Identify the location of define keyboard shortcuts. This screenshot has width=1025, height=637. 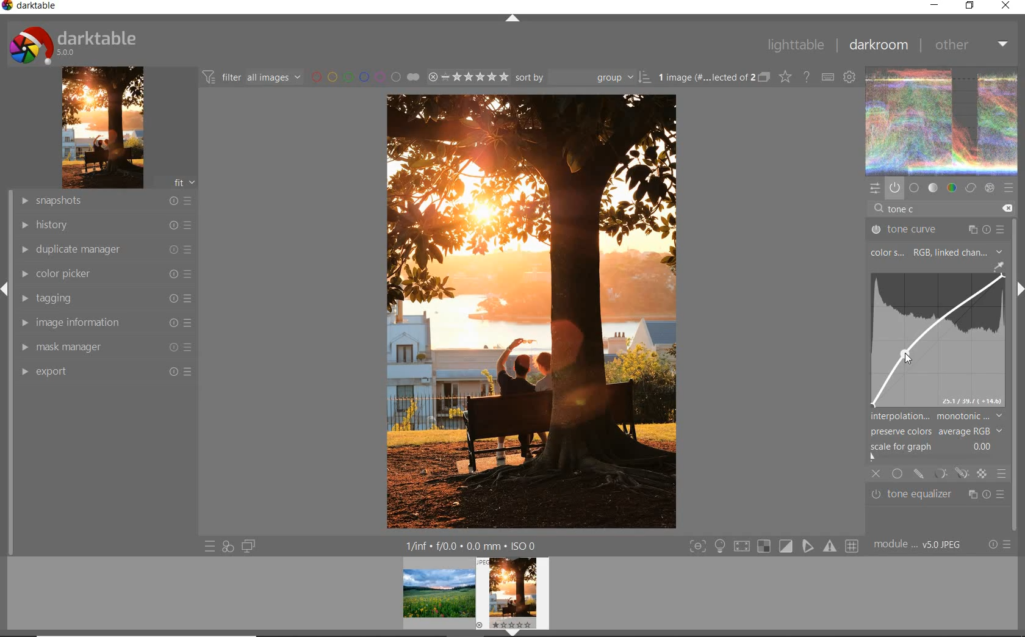
(851, 76).